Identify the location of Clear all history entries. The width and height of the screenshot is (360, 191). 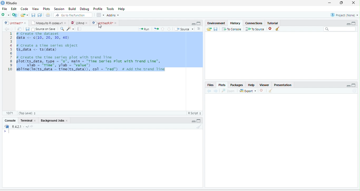
(278, 29).